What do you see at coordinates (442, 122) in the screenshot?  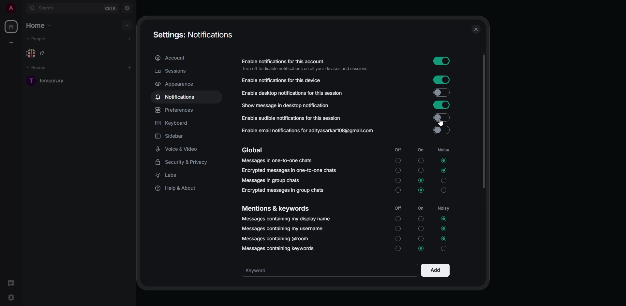 I see `cursor` at bounding box center [442, 122].